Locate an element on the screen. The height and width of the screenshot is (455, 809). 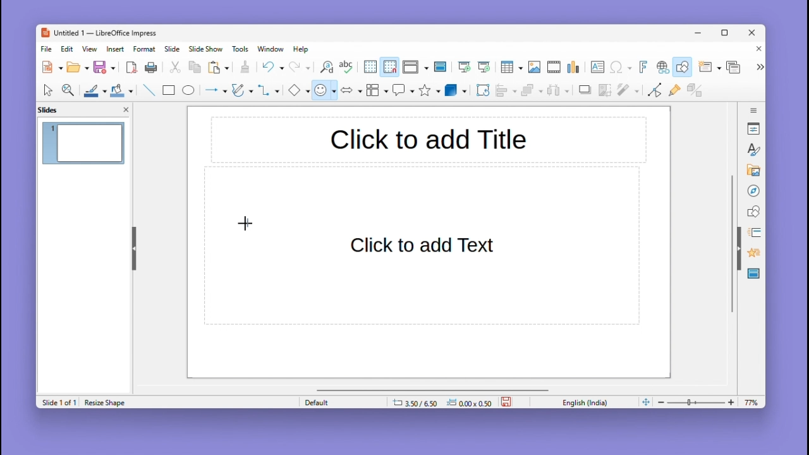
Masters slide is located at coordinates (754, 274).